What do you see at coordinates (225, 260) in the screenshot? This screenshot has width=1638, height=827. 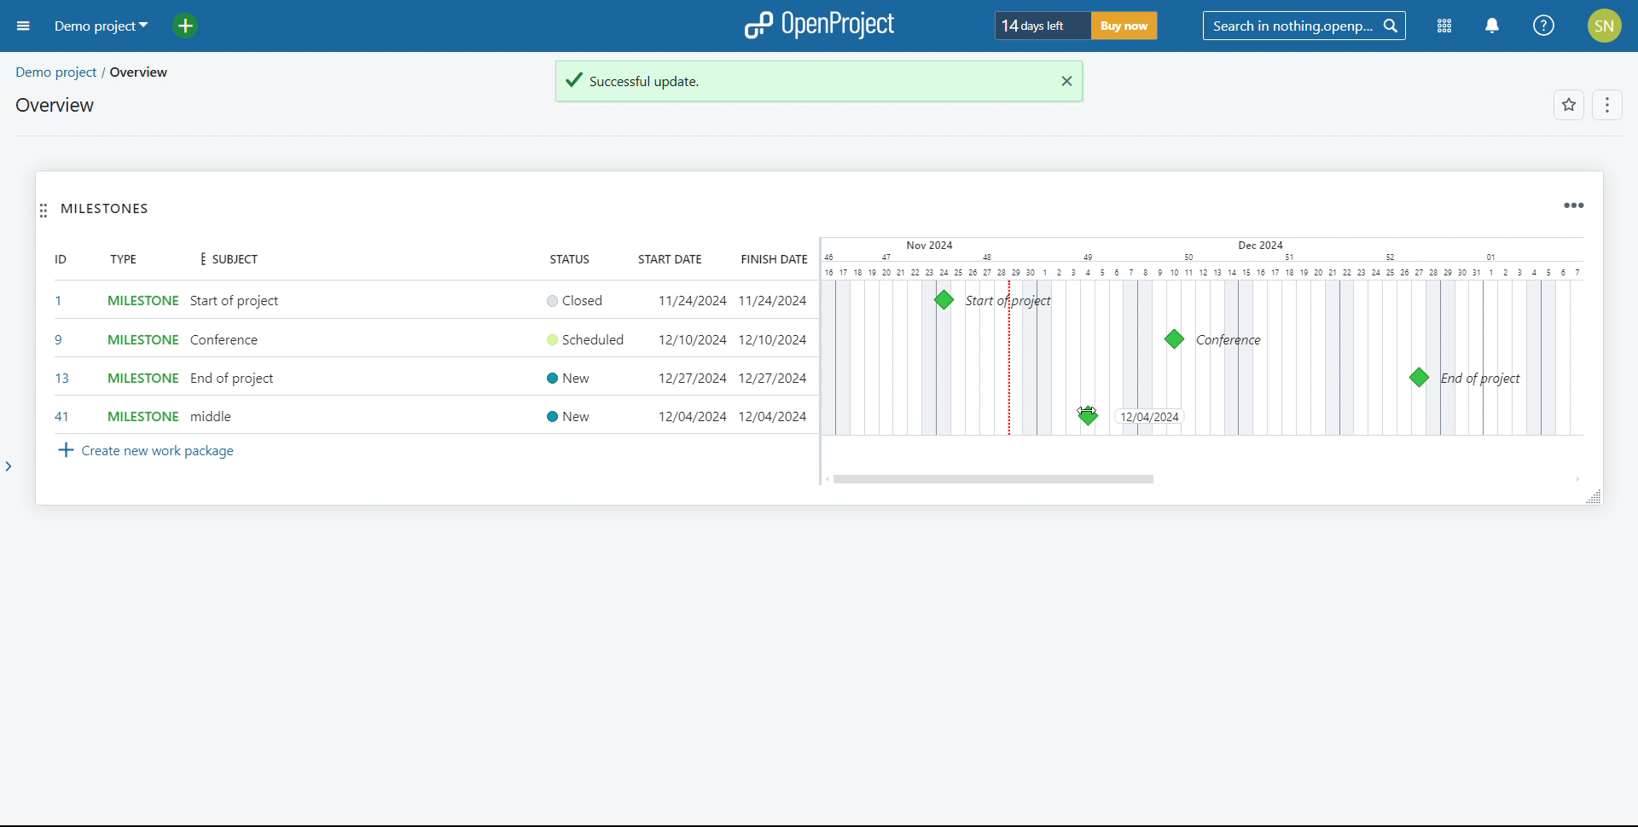 I see `subject` at bounding box center [225, 260].